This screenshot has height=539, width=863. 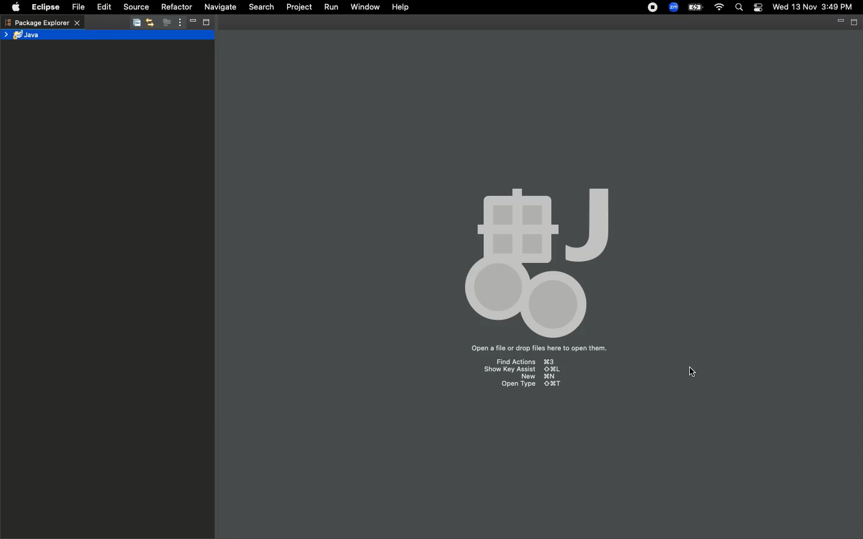 I want to click on Open a file or drop files here to open them., so click(x=539, y=350).